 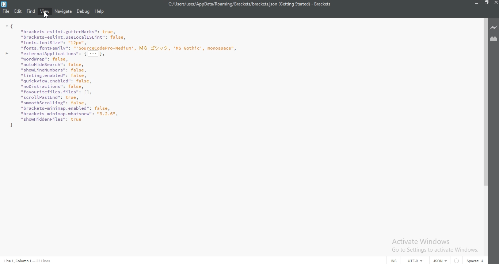 I want to click on cursor, so click(x=47, y=16).